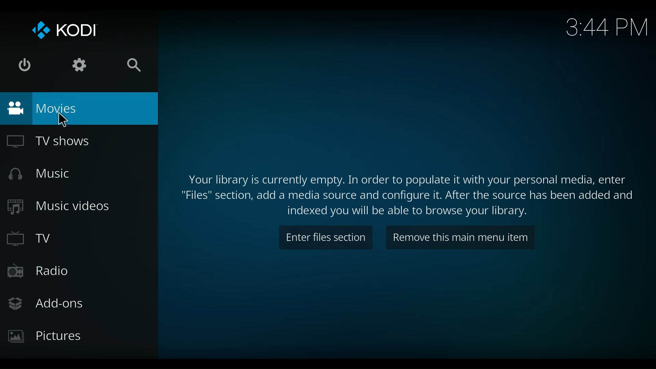 The width and height of the screenshot is (656, 369). Describe the element at coordinates (25, 65) in the screenshot. I see `Power options` at that location.